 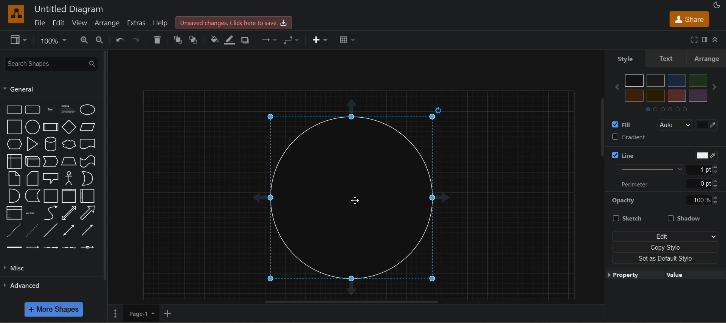 I want to click on internal storage, so click(x=12, y=161).